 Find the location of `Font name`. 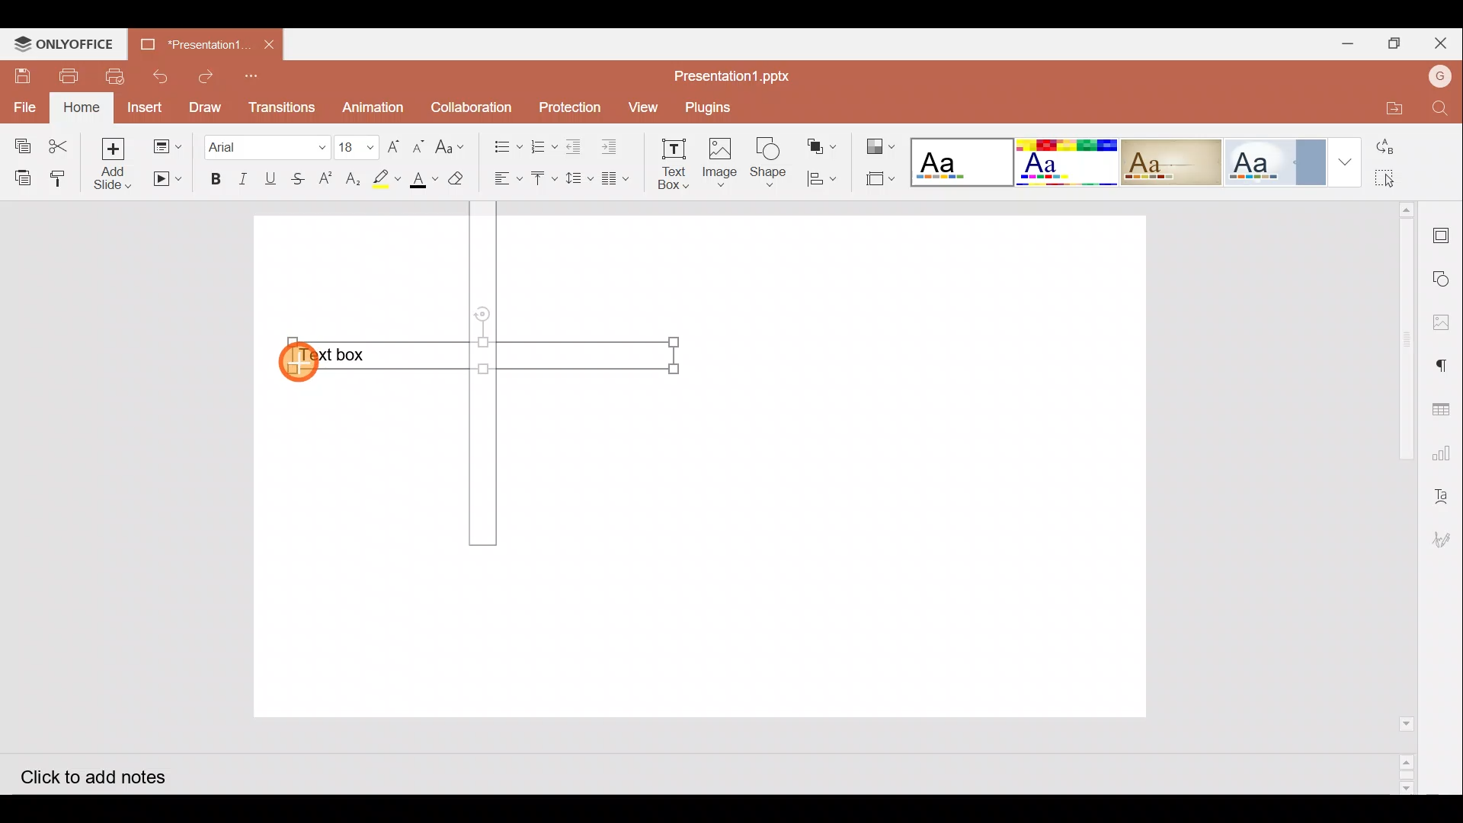

Font name is located at coordinates (266, 145).